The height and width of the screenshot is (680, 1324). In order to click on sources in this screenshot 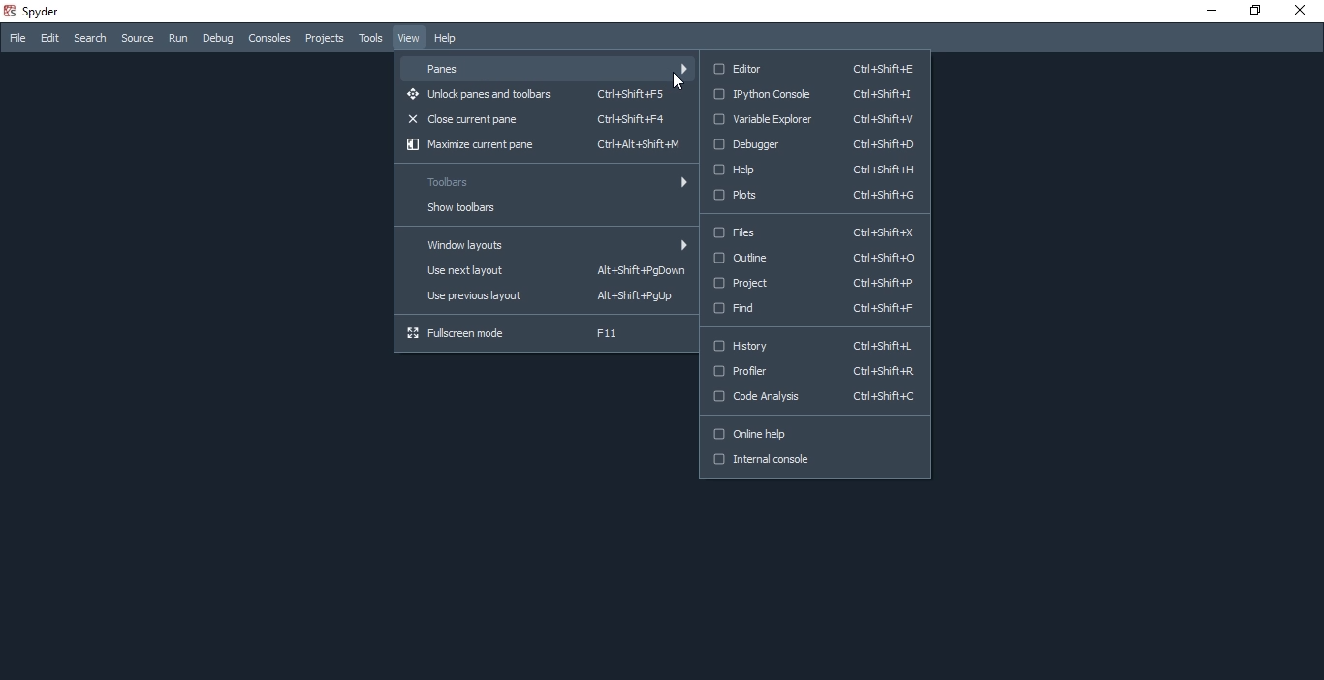, I will do `click(135, 38)`.